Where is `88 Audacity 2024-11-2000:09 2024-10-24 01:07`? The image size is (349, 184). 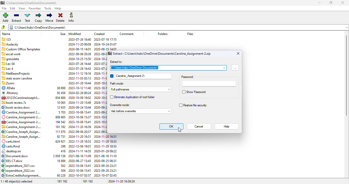 88 Audacity 2024-11-2000:09 2024-10-24 01:07 is located at coordinates (59, 44).